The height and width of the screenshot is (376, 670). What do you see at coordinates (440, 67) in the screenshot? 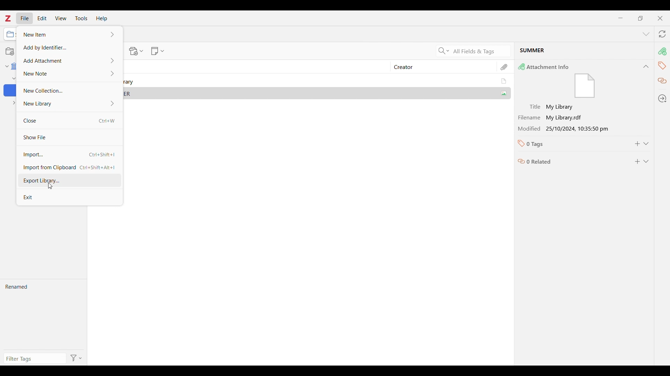
I see `Creator ` at bounding box center [440, 67].